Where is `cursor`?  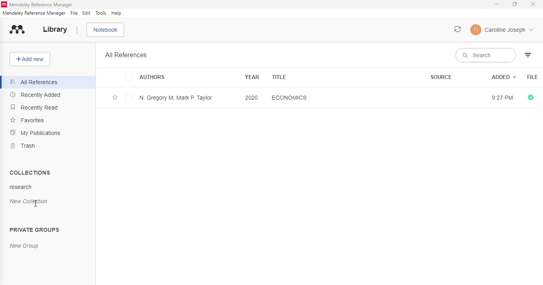
cursor is located at coordinates (36, 204).